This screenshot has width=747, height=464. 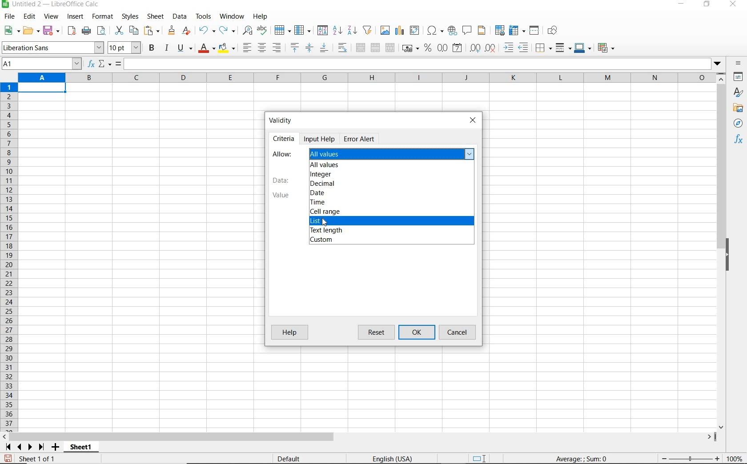 What do you see at coordinates (327, 224) in the screenshot?
I see `Value` at bounding box center [327, 224].